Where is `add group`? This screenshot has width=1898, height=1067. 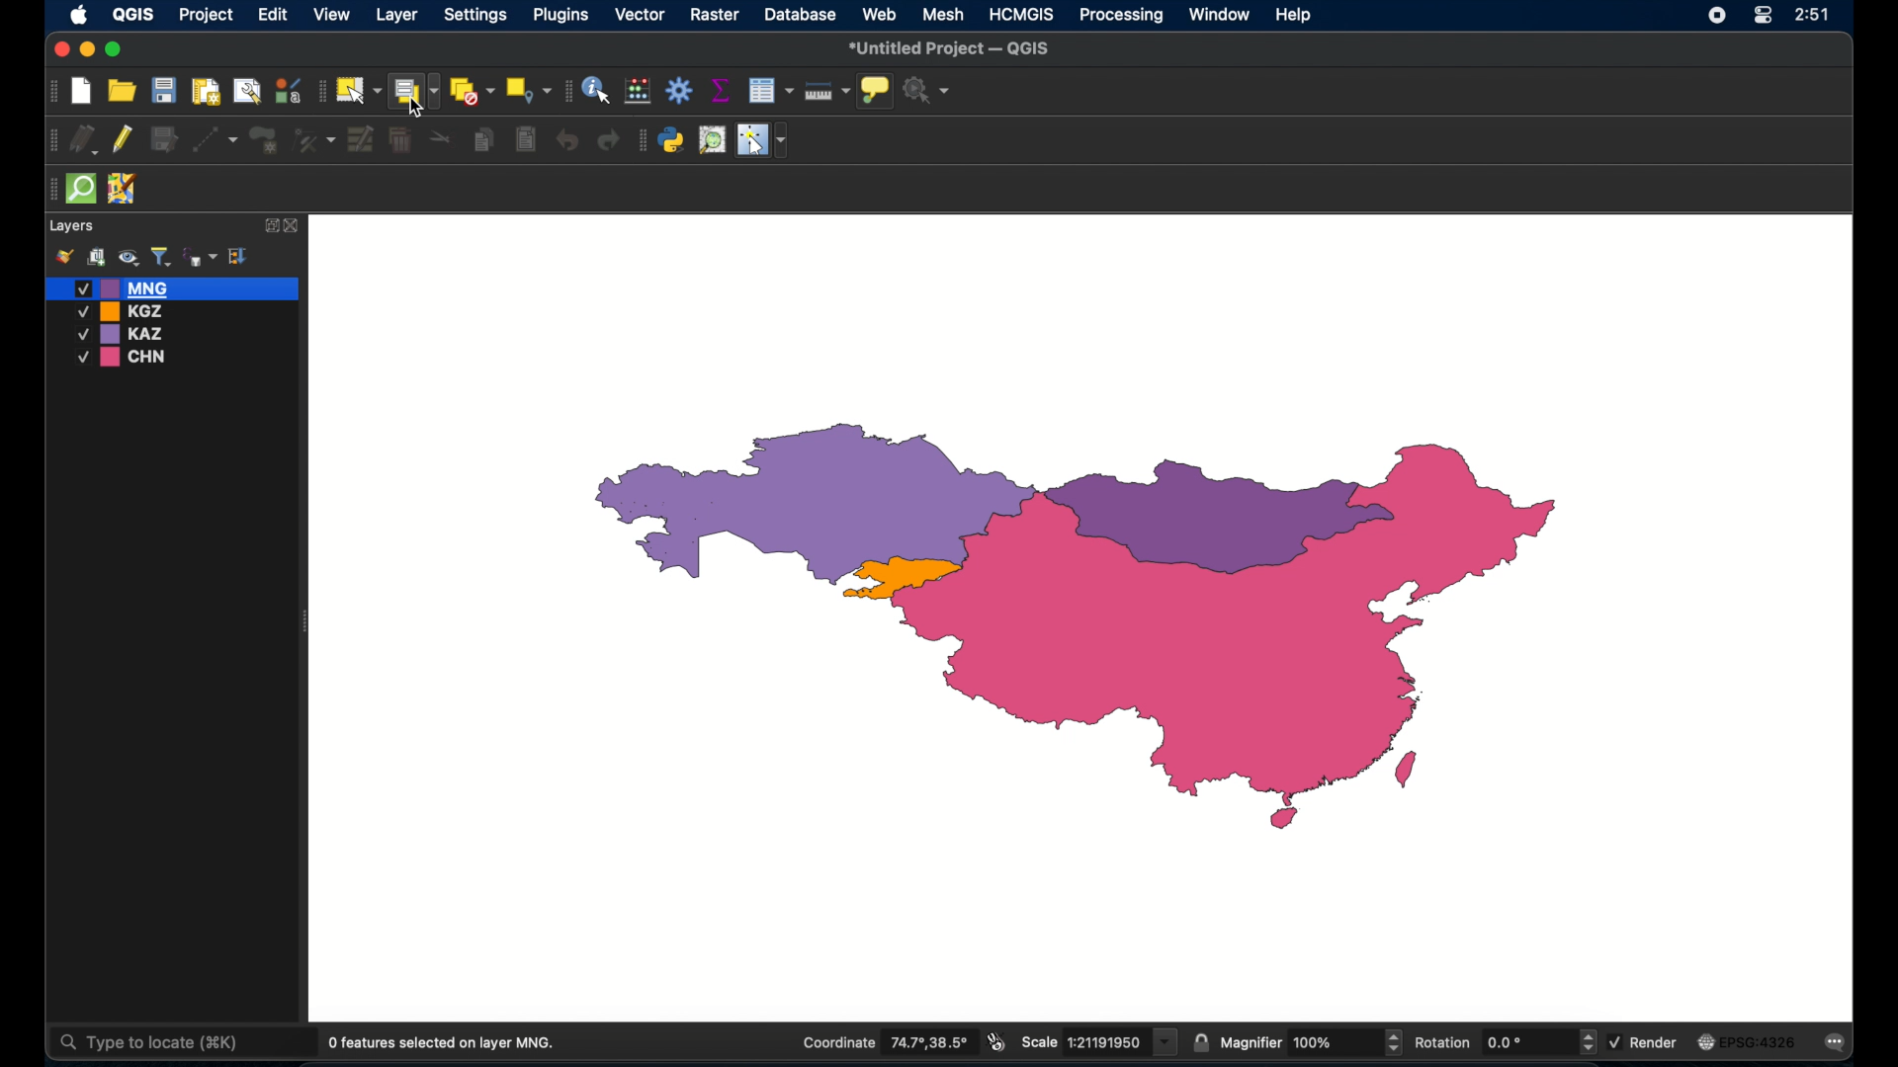 add group is located at coordinates (96, 258).